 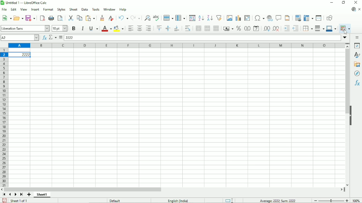 I want to click on Scroll to first sheet, so click(x=4, y=194).